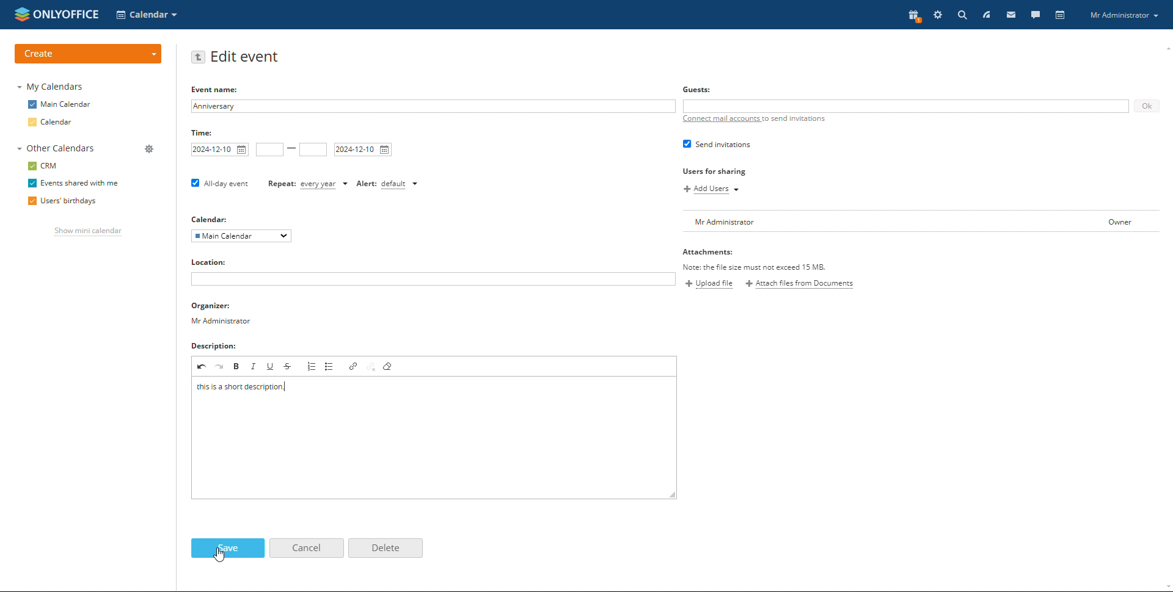  Describe the element at coordinates (247, 57) in the screenshot. I see `edit event` at that location.